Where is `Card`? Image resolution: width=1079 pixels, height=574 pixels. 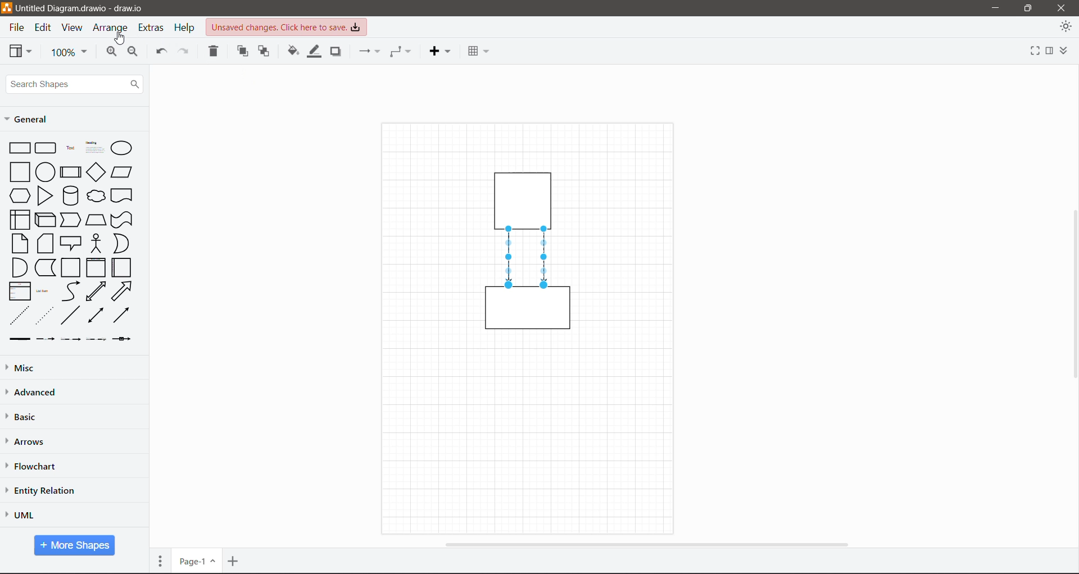
Card is located at coordinates (45, 243).